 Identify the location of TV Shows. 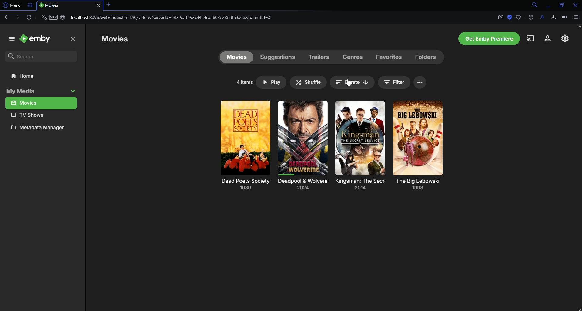
(41, 115).